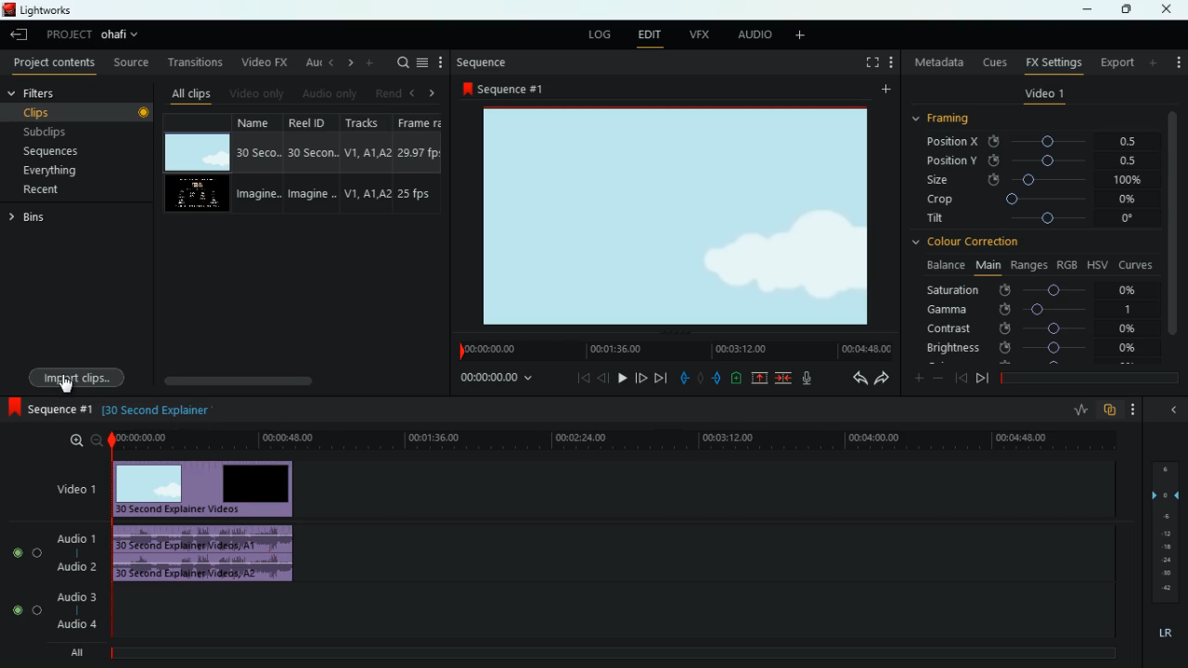 This screenshot has height=668, width=1188. What do you see at coordinates (1134, 410) in the screenshot?
I see `more` at bounding box center [1134, 410].